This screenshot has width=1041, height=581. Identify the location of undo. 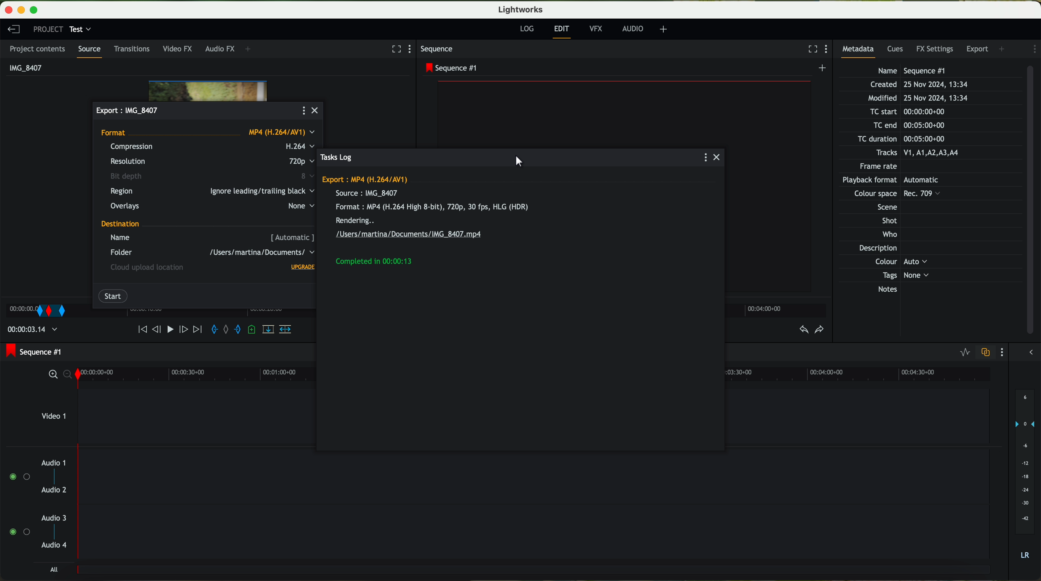
(803, 330).